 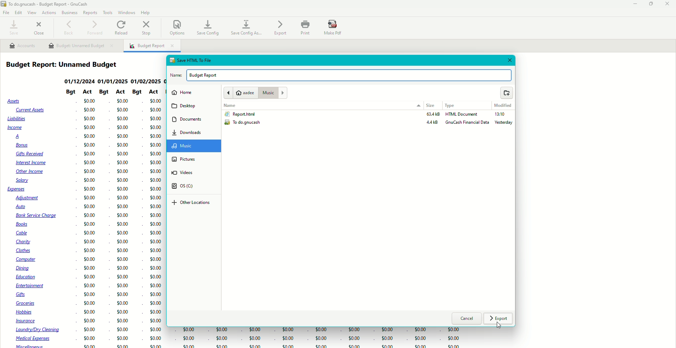 What do you see at coordinates (122, 27) in the screenshot?
I see `Reload` at bounding box center [122, 27].